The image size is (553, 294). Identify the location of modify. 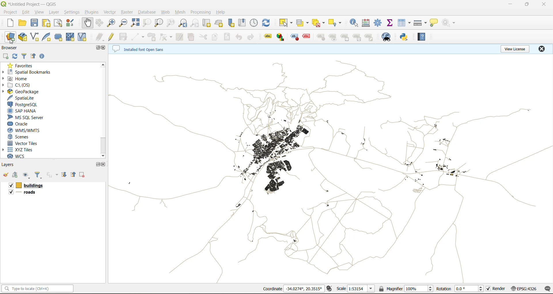
(181, 37).